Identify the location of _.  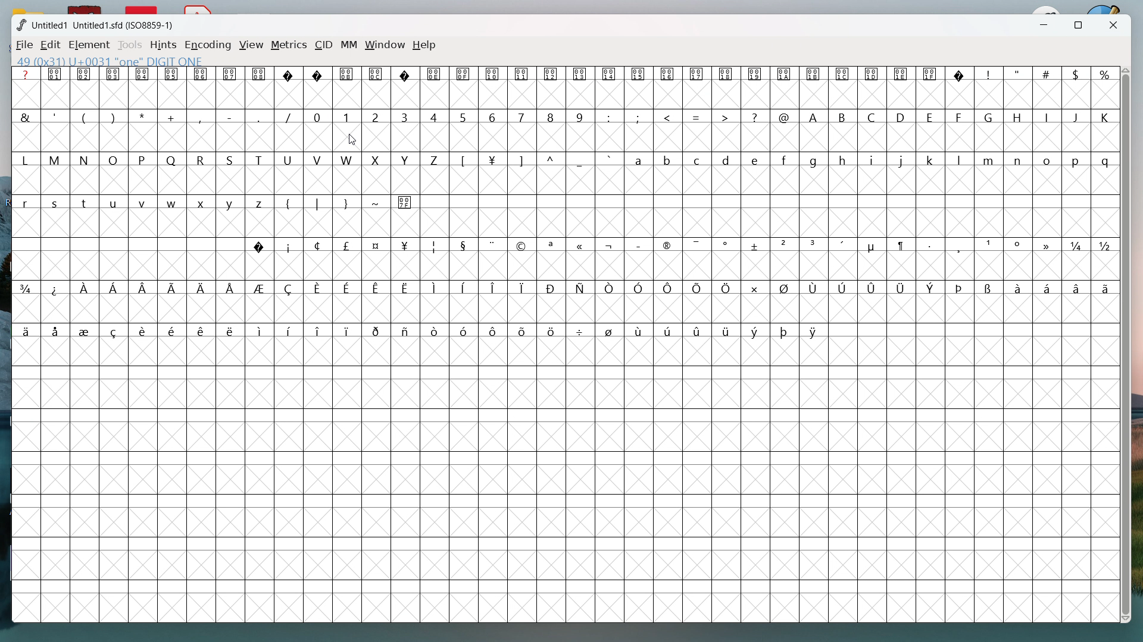
(582, 160).